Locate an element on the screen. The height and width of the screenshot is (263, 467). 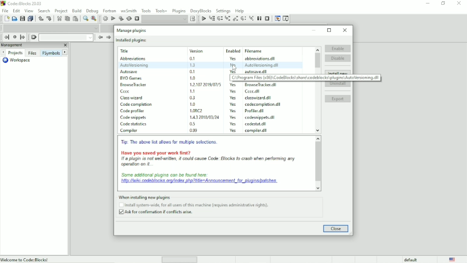
plugin is located at coordinates (133, 84).